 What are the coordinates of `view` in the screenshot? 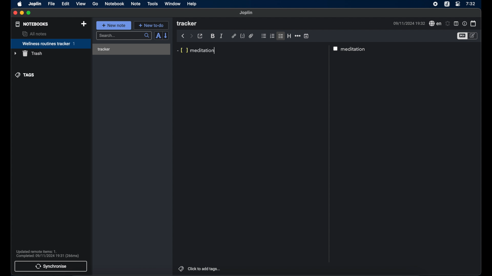 It's located at (81, 4).